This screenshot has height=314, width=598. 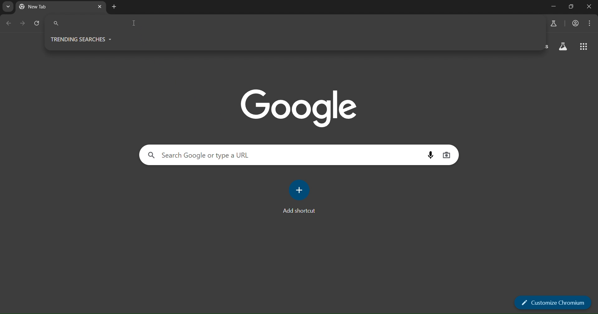 I want to click on search google or type a URL, so click(x=207, y=154).